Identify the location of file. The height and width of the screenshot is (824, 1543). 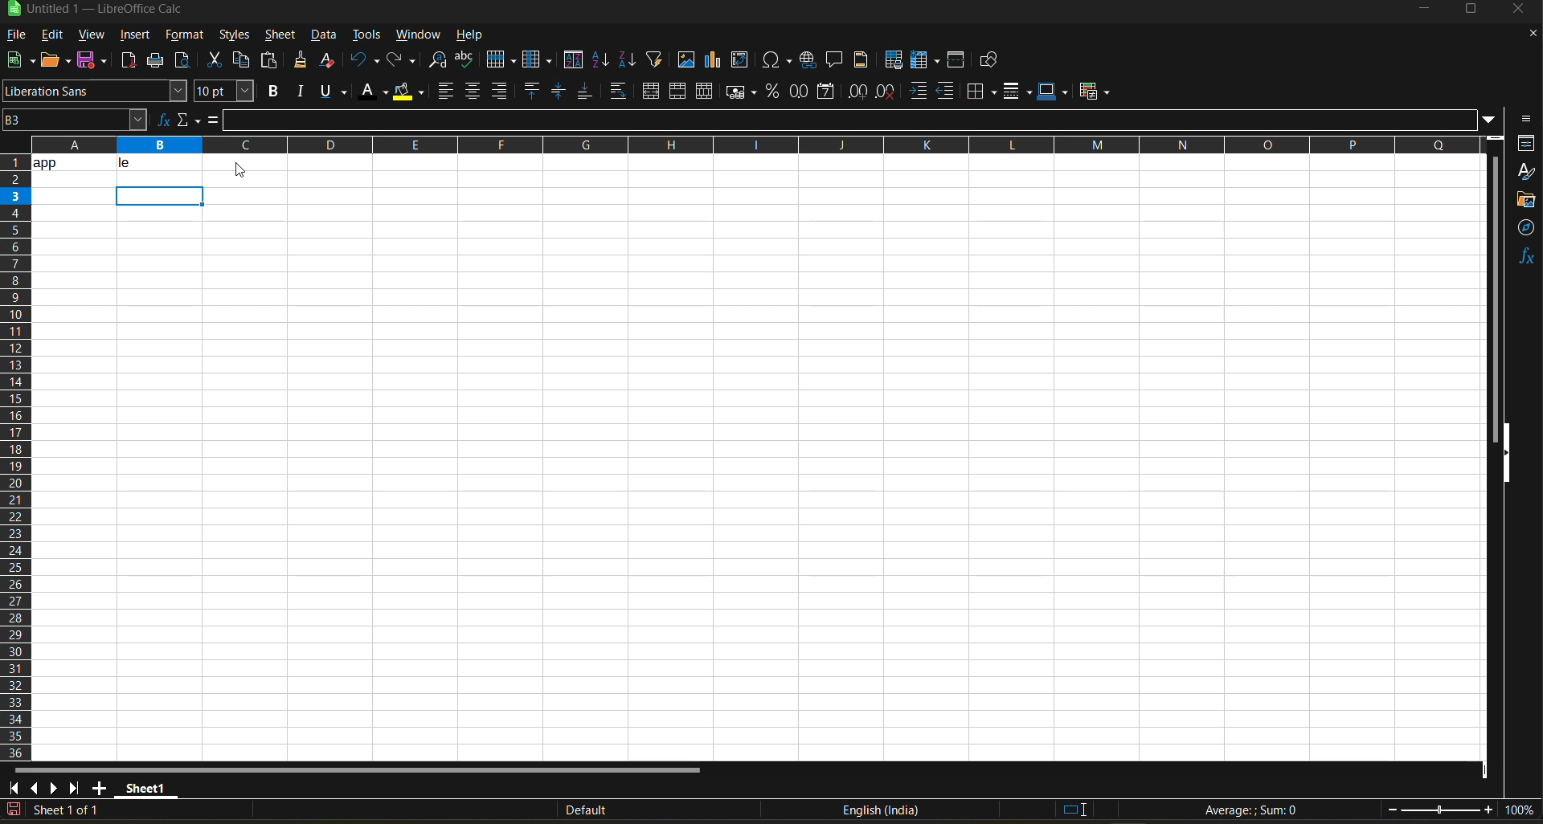
(22, 36).